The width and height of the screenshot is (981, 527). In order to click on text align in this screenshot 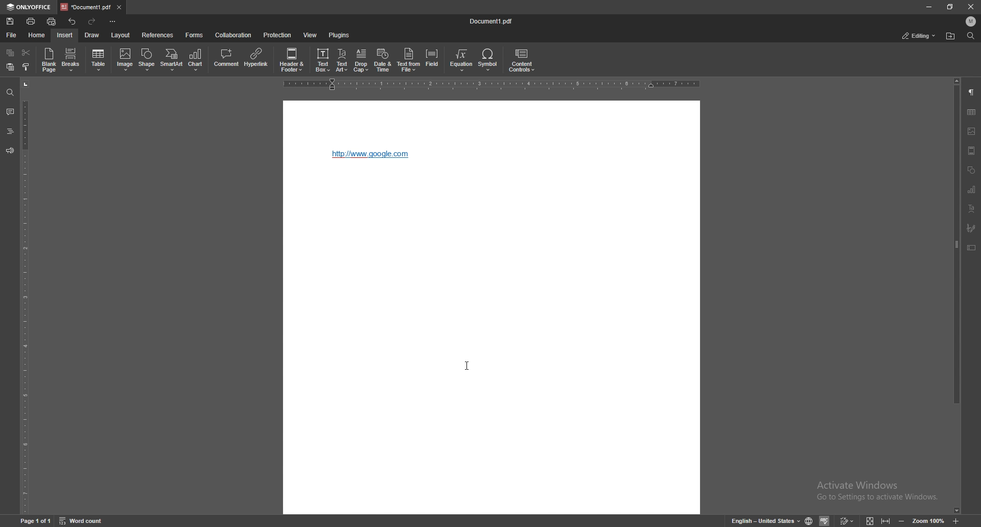, I will do `click(972, 208)`.